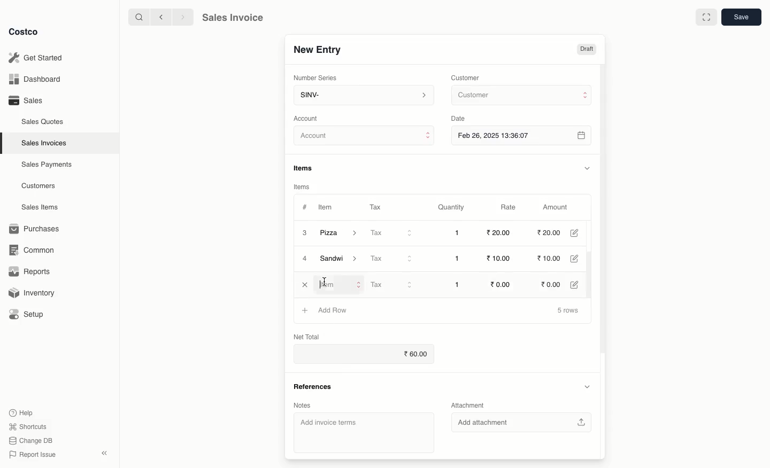 This screenshot has height=468, width=770. Describe the element at coordinates (160, 17) in the screenshot. I see `Back` at that location.